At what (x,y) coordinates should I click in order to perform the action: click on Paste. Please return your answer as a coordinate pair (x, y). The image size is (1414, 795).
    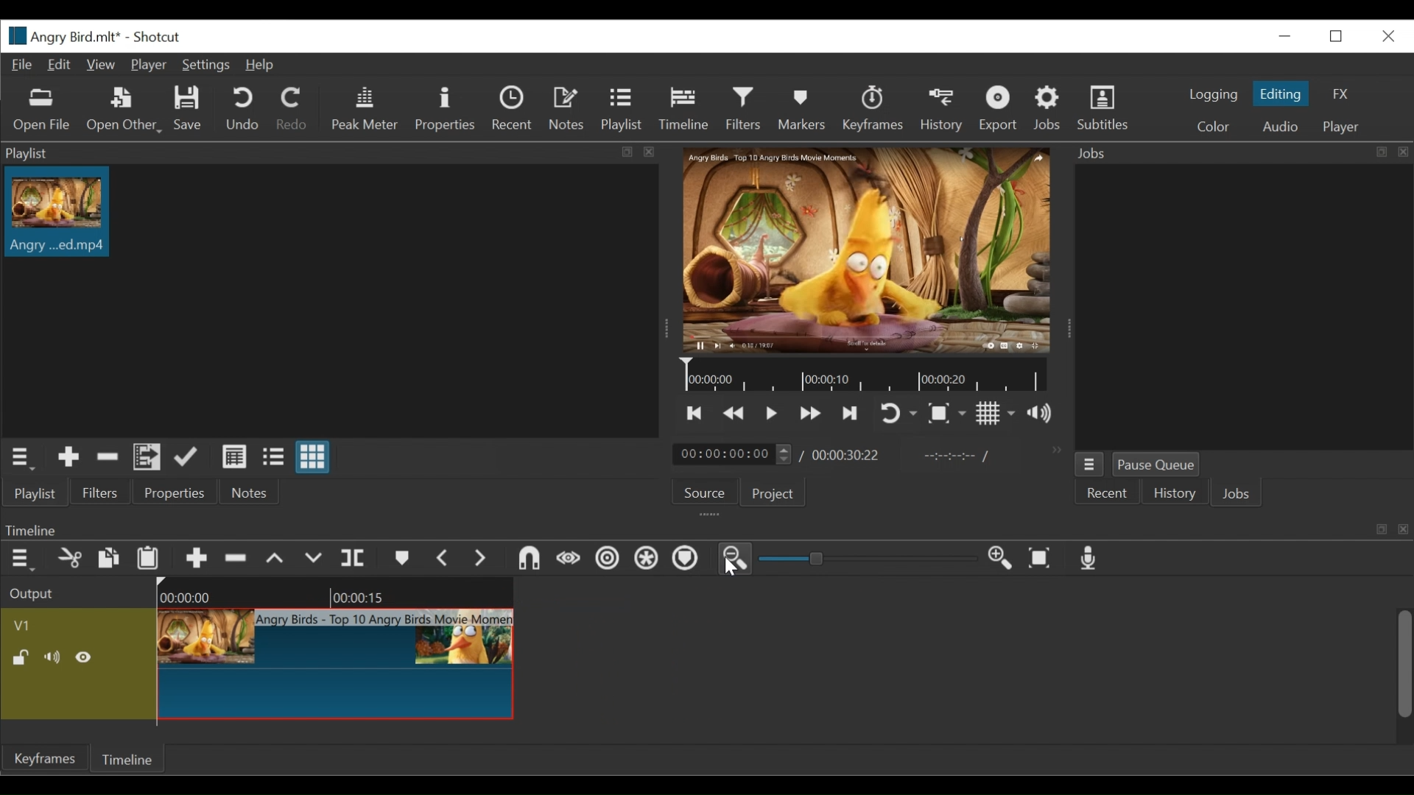
    Looking at the image, I should click on (150, 556).